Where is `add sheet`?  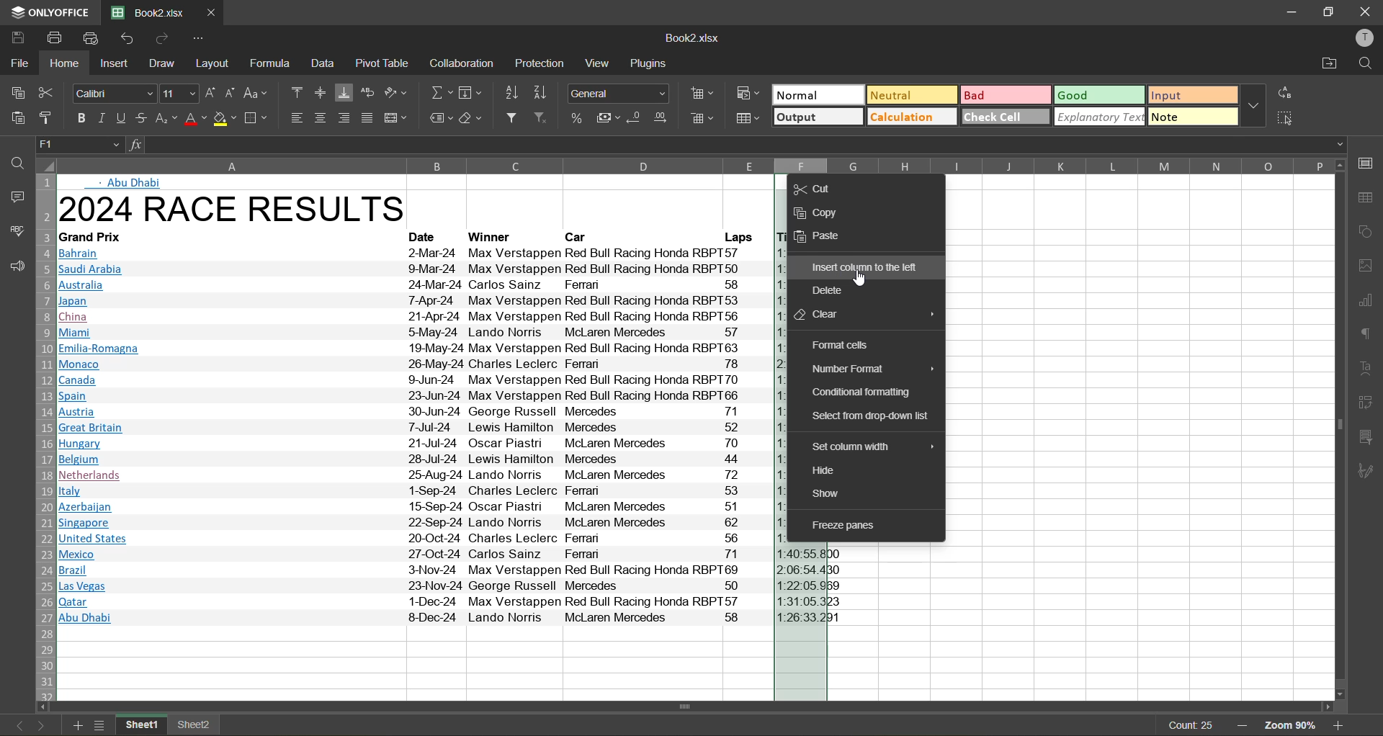 add sheet is located at coordinates (79, 725).